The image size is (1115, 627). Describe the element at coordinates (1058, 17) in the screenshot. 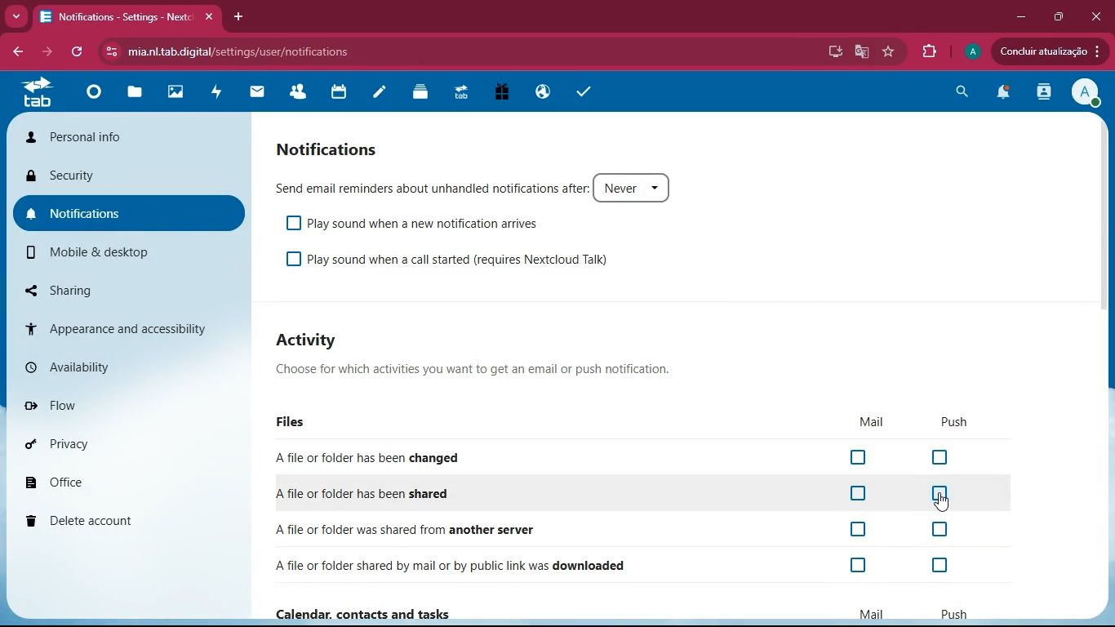

I see `maximize` at that location.